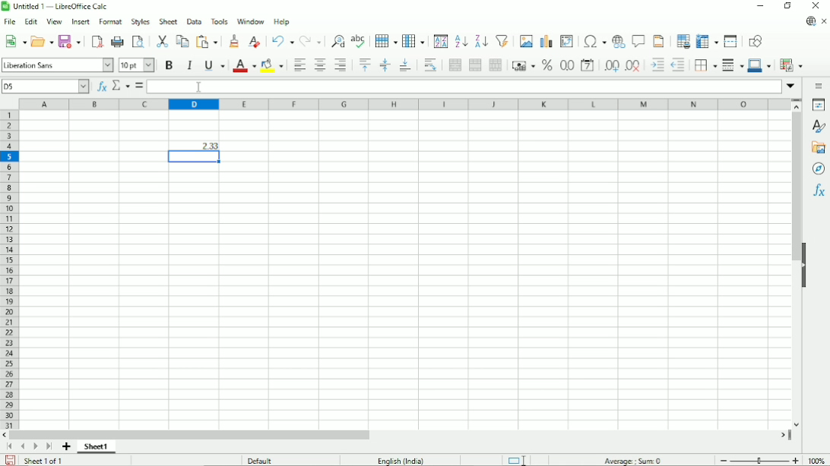 The width and height of the screenshot is (830, 466). I want to click on Scroll to last sheet, so click(49, 446).